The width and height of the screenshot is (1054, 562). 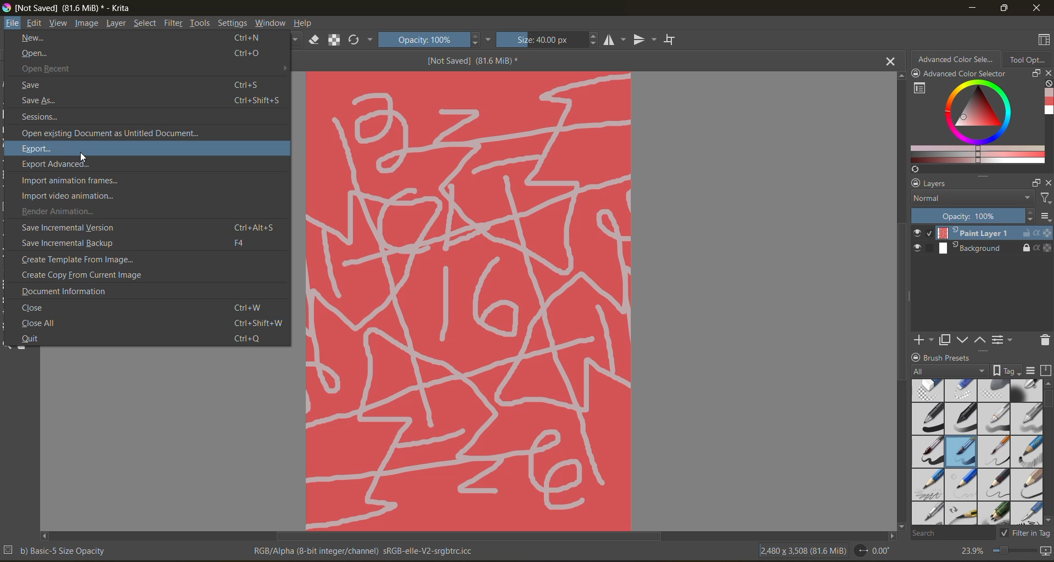 What do you see at coordinates (145, 54) in the screenshot?
I see `open` at bounding box center [145, 54].